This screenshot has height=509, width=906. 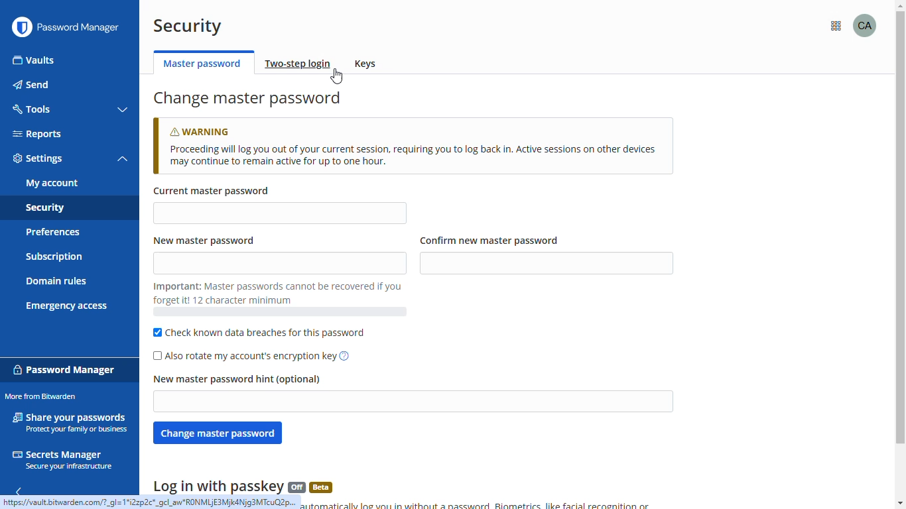 I want to click on hide, so click(x=17, y=488).